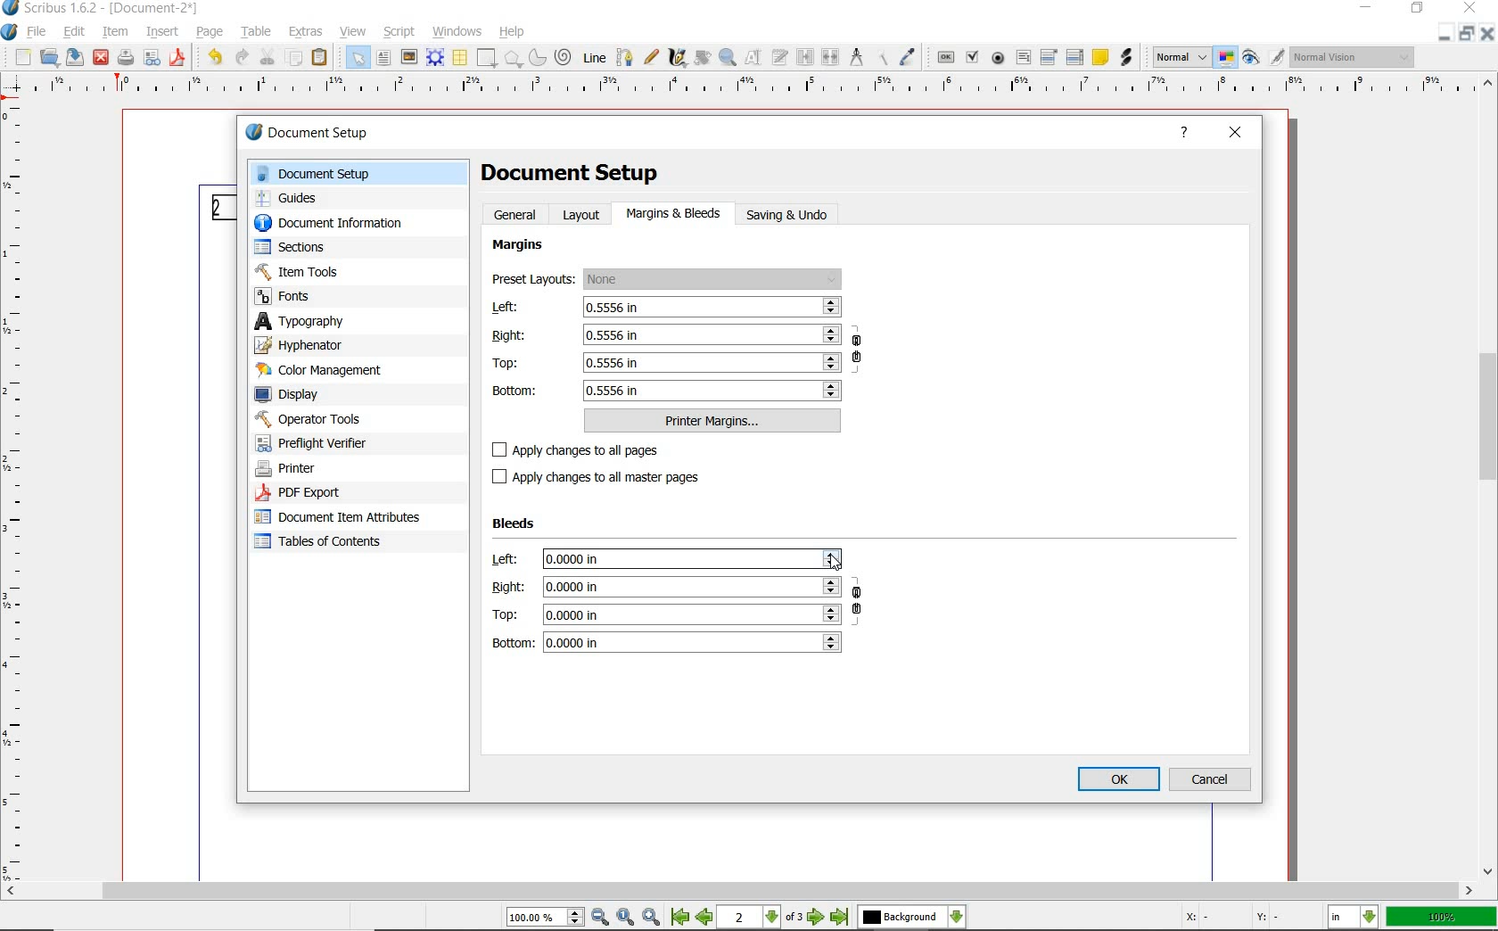  Describe the element at coordinates (830, 57) in the screenshot. I see `unlink text frames` at that location.